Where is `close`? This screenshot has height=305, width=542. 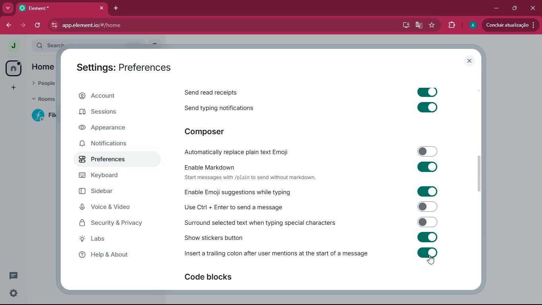 close is located at coordinates (534, 8).